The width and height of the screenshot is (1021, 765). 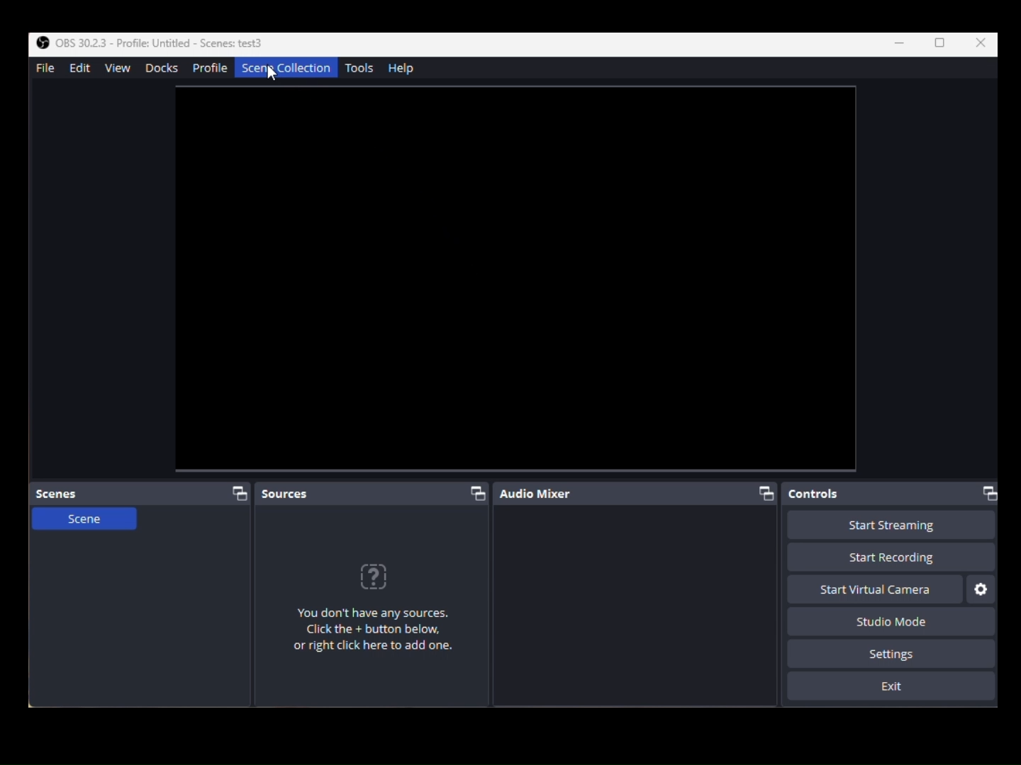 What do you see at coordinates (982, 589) in the screenshot?
I see `Settings` at bounding box center [982, 589].